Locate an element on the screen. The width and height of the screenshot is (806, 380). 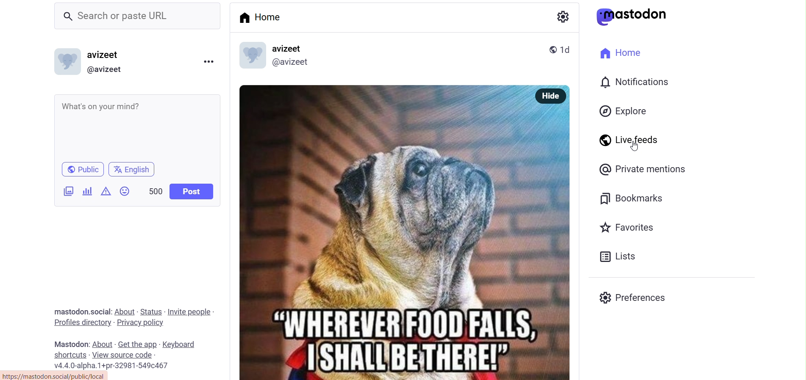
profiles is located at coordinates (81, 322).